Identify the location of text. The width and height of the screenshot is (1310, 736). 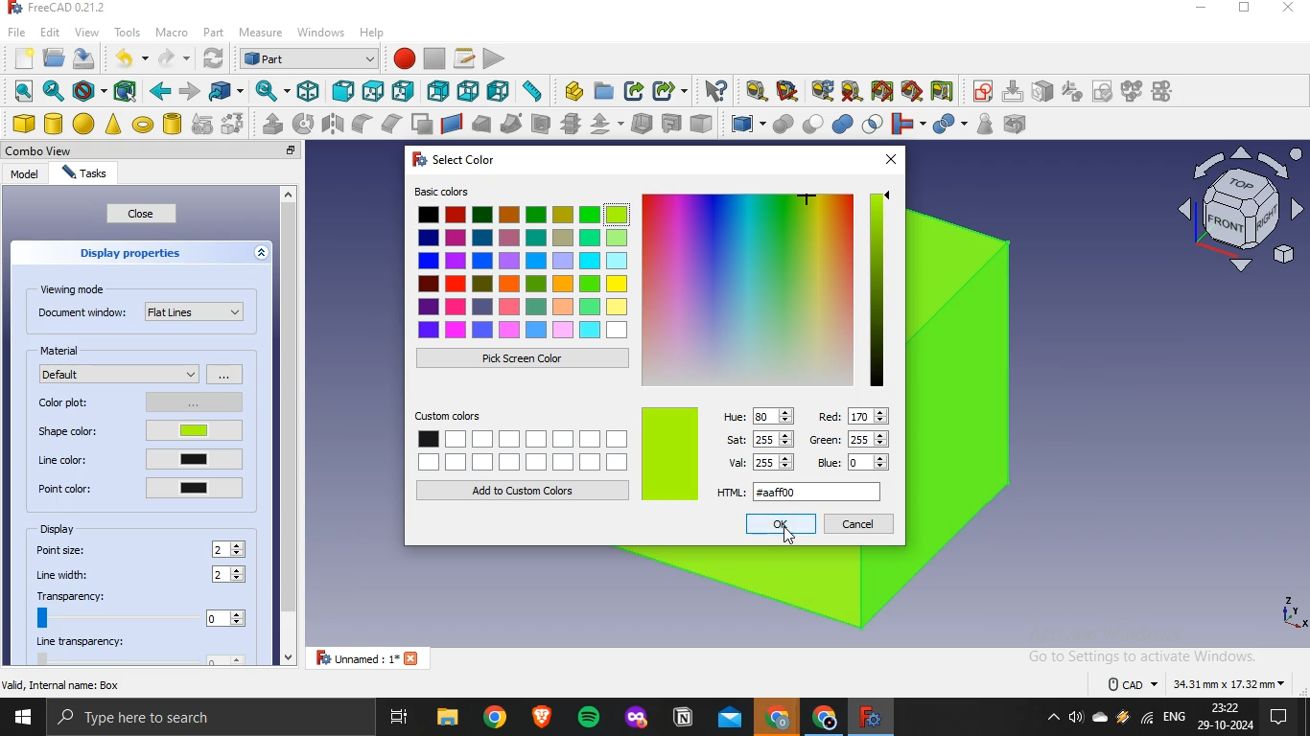
(61, 9).